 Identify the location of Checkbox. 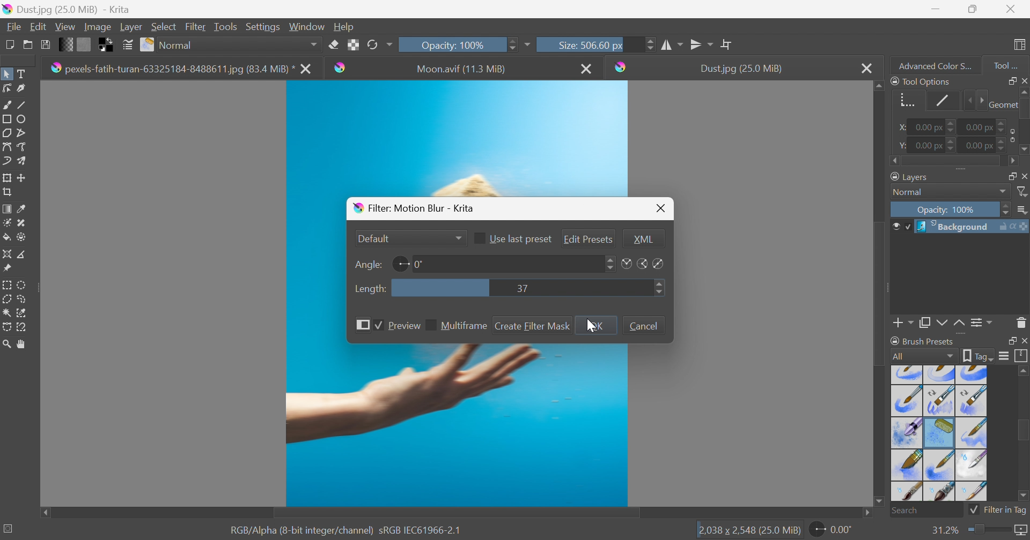
(431, 326).